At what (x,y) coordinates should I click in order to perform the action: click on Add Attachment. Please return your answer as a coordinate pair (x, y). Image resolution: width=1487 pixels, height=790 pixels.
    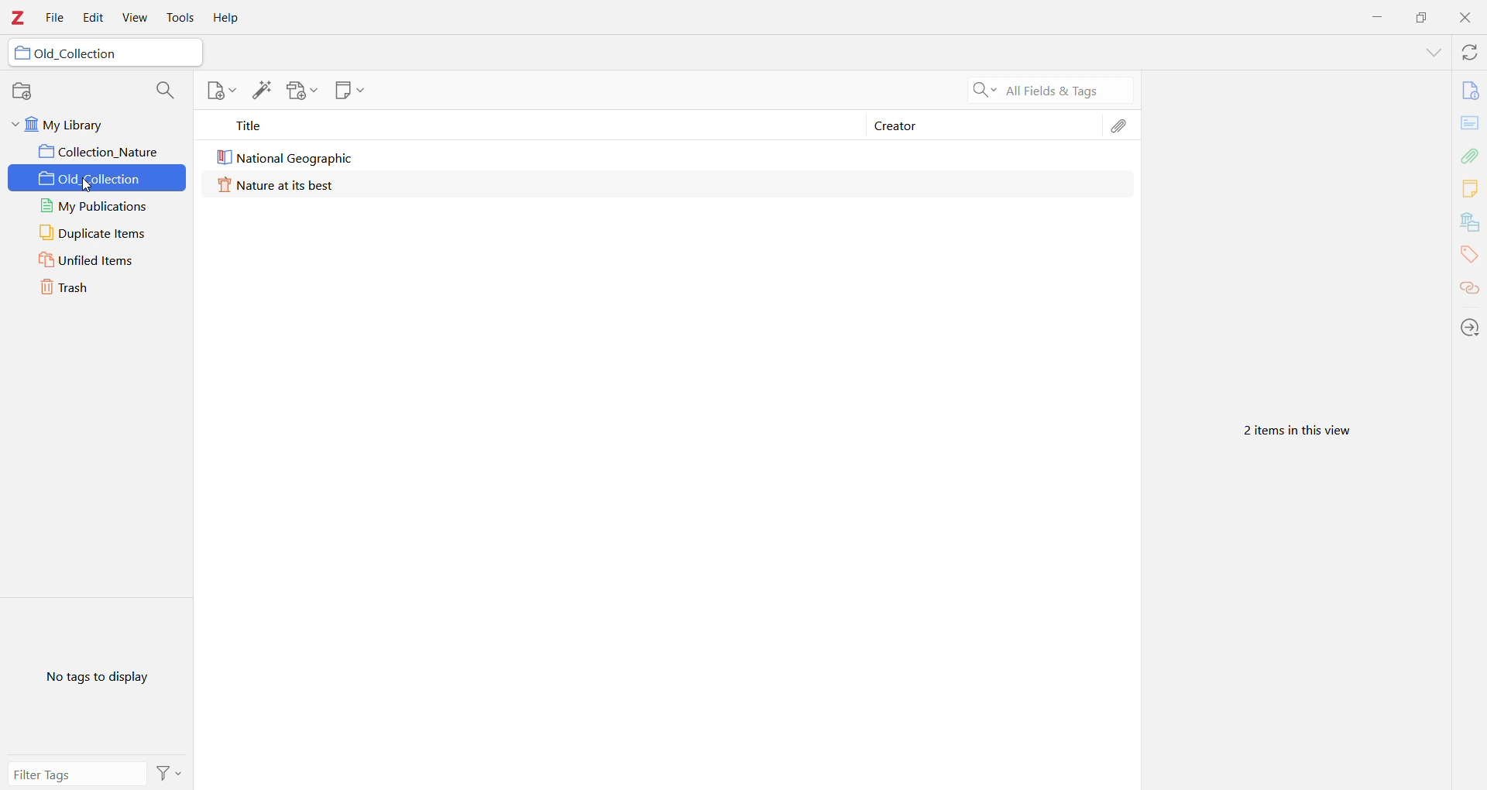
    Looking at the image, I should click on (303, 92).